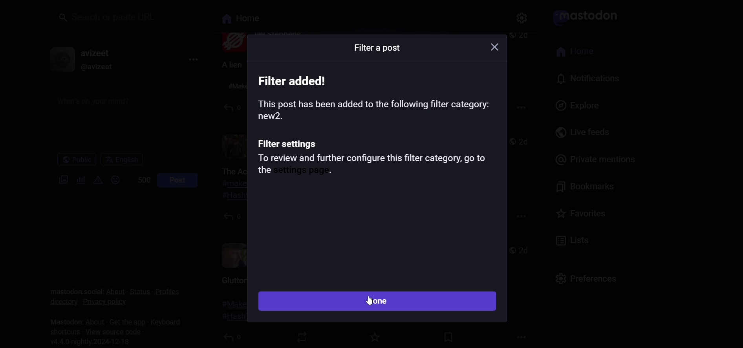 The image size is (743, 348). Describe the element at coordinates (369, 301) in the screenshot. I see `cursor` at that location.